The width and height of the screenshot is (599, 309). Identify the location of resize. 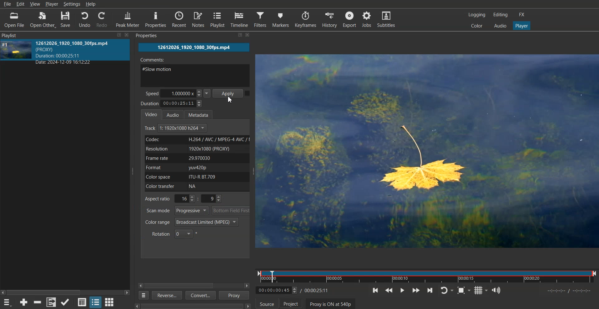
(233, 36).